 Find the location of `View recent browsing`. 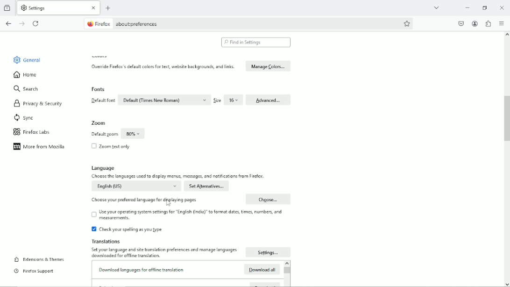

View recent browsing is located at coordinates (8, 7).